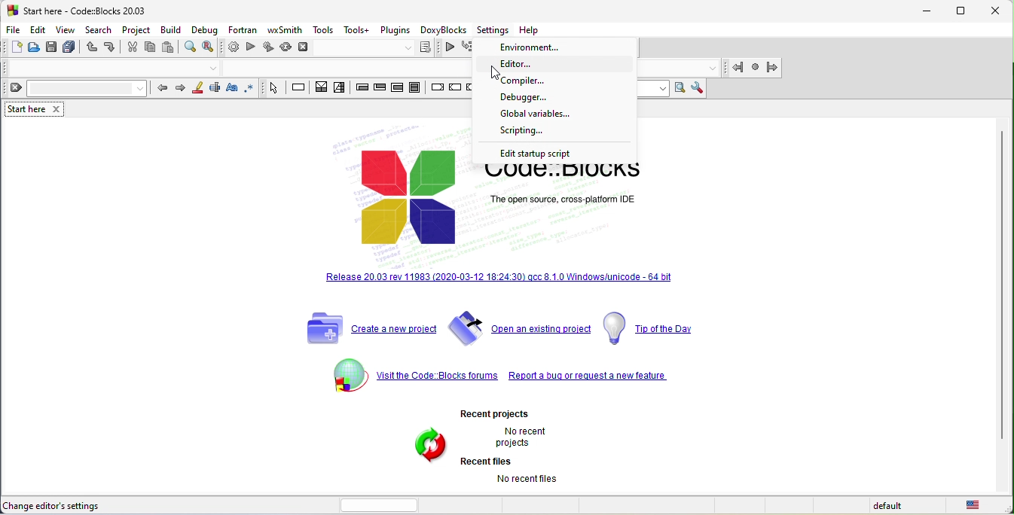 This screenshot has height=515, width=1014. I want to click on instruction, so click(300, 88).